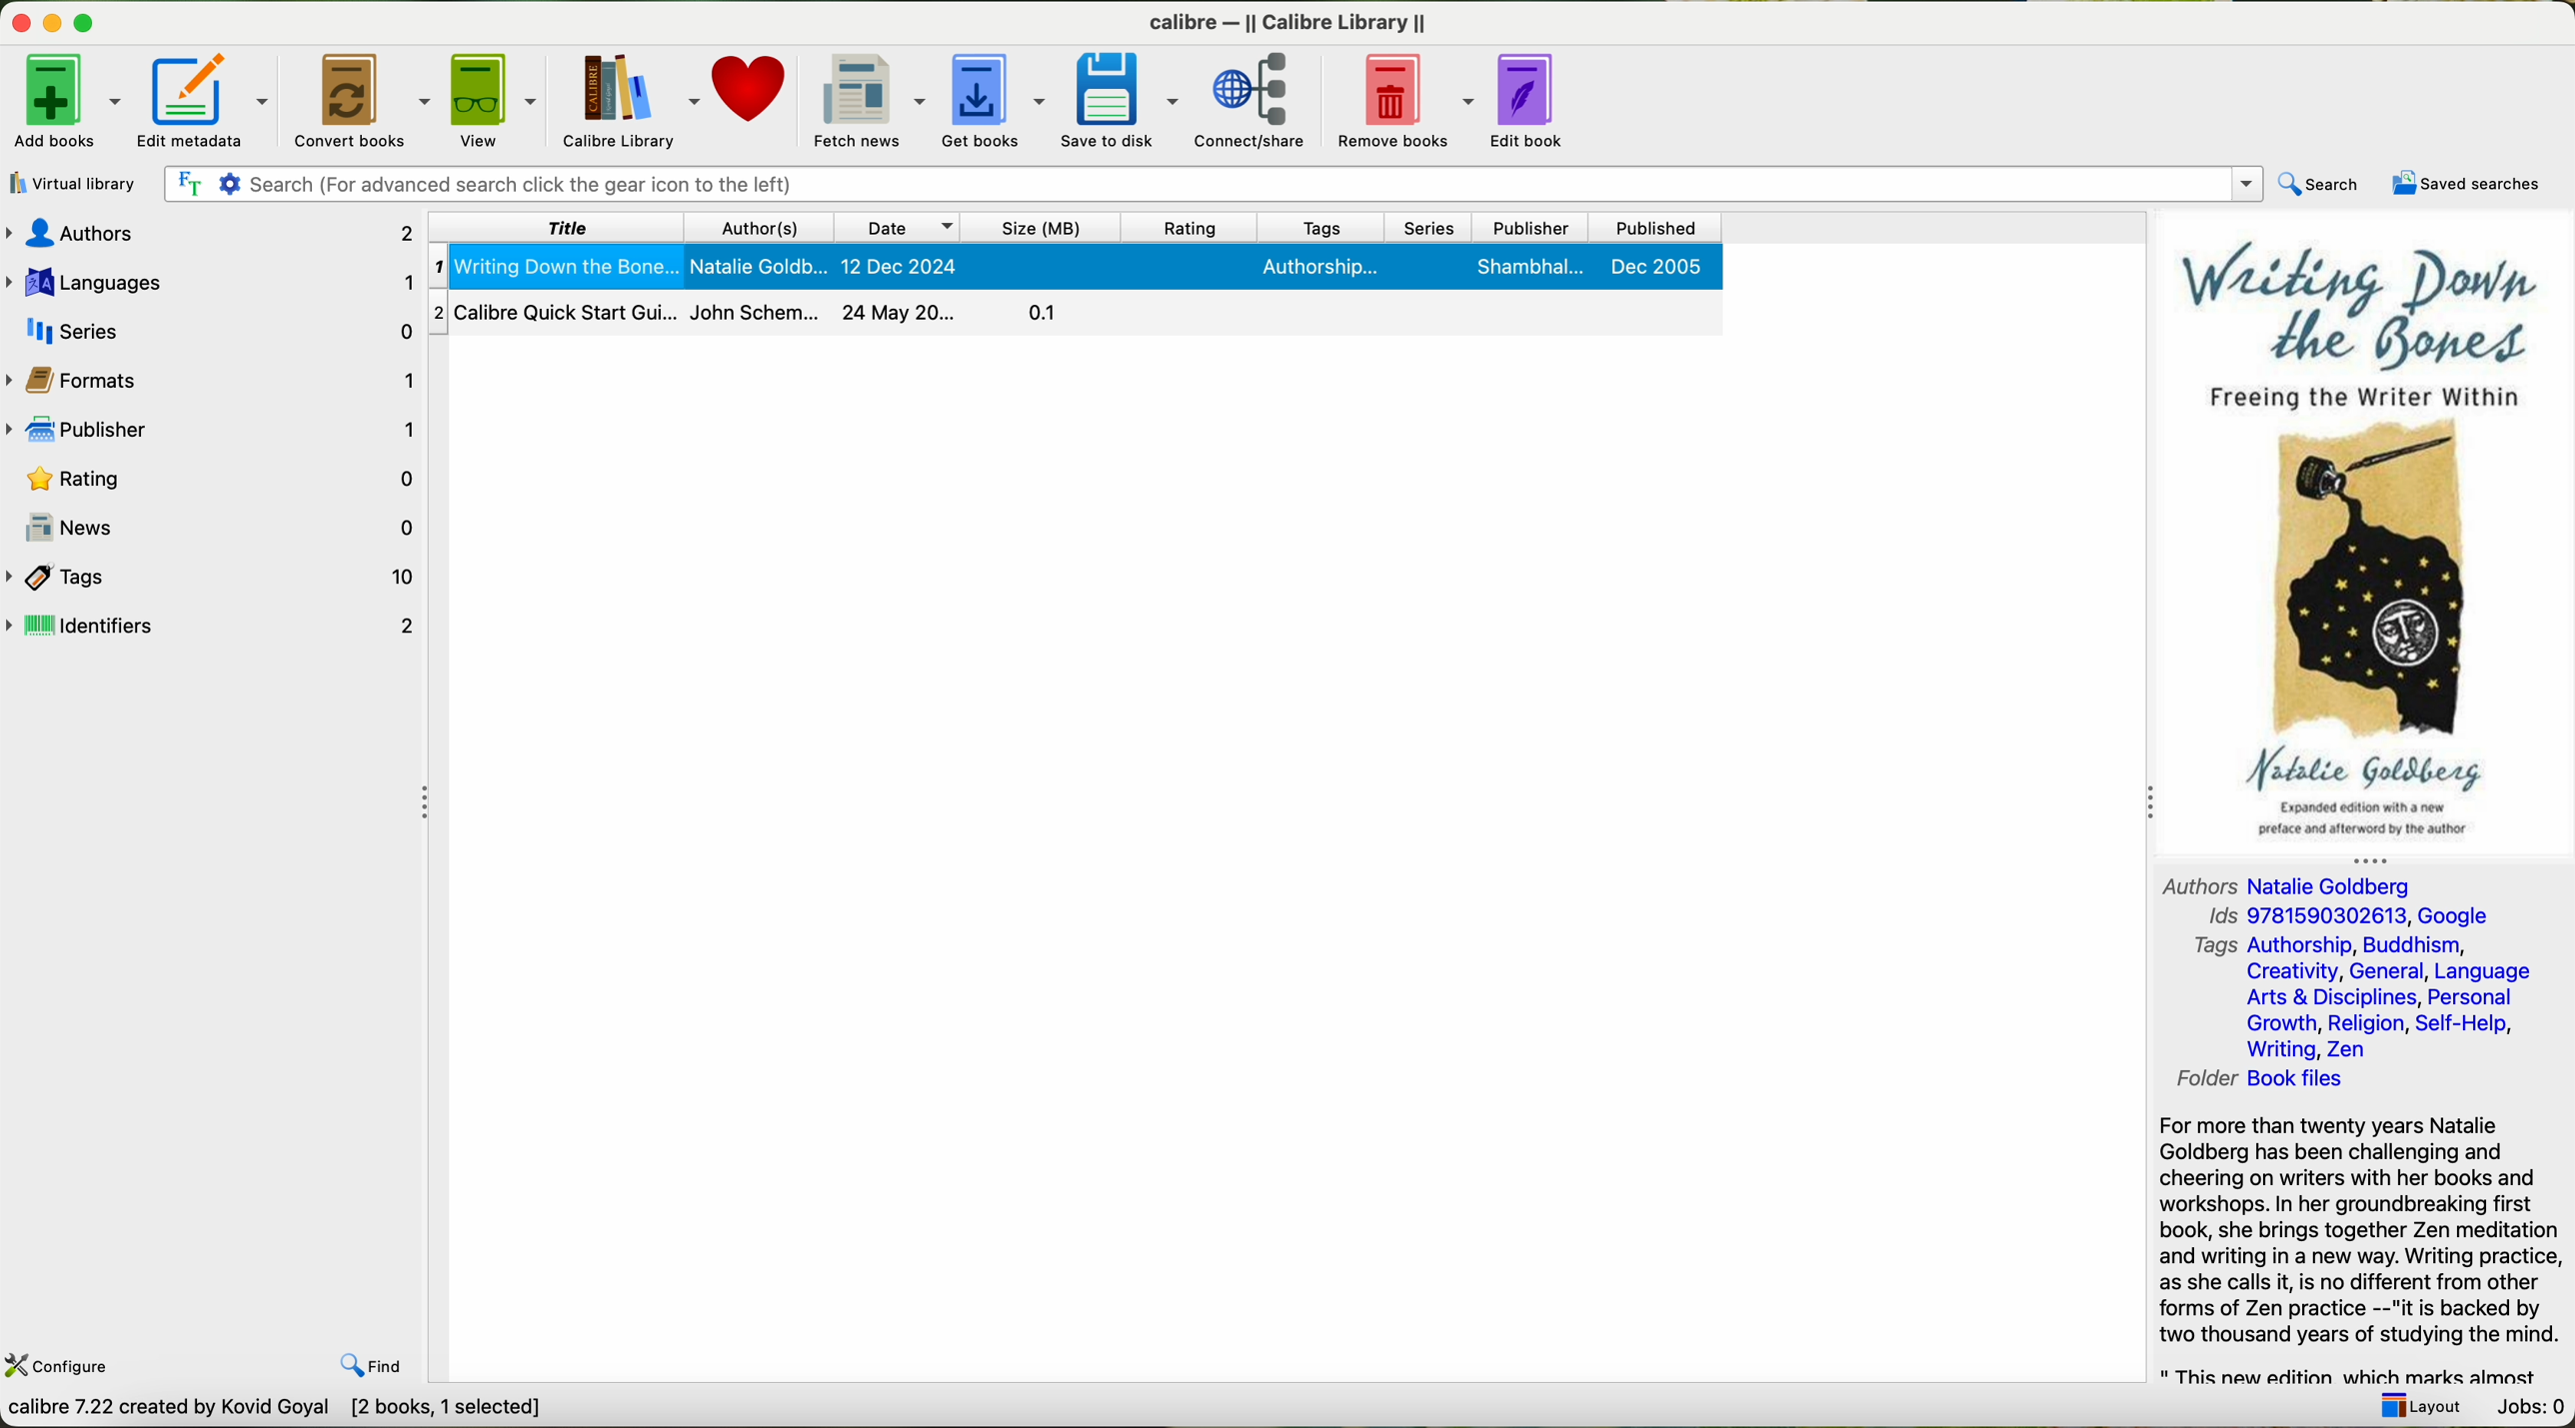 Image resolution: width=2575 pixels, height=1428 pixels. I want to click on add books from a single folder, so click(80, 178).